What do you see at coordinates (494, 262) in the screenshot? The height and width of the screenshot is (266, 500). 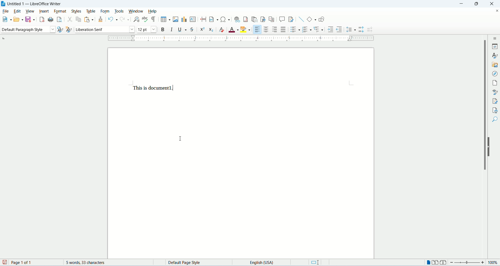 I see `zoom percent` at bounding box center [494, 262].